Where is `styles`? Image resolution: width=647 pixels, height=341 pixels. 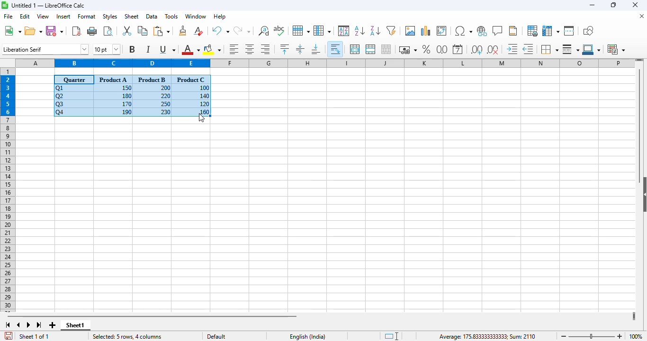
styles is located at coordinates (110, 17).